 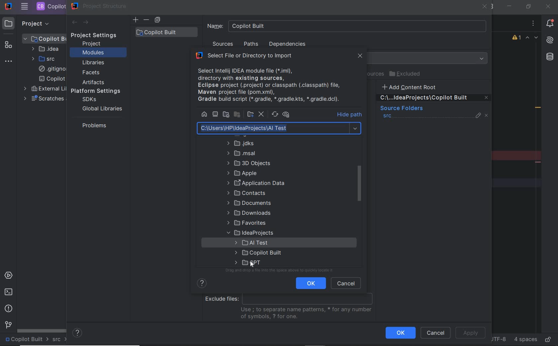 I want to click on libraries, so click(x=94, y=63).